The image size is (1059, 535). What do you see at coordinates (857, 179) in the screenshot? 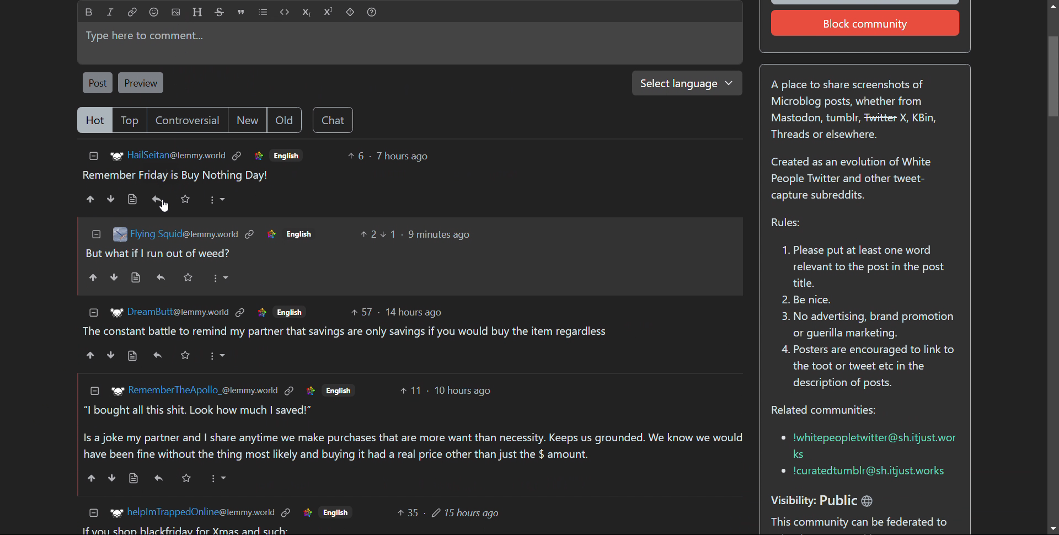
I see `Created as an evolution of White
People Twitter and other tweet-
capture subreddits.` at bounding box center [857, 179].